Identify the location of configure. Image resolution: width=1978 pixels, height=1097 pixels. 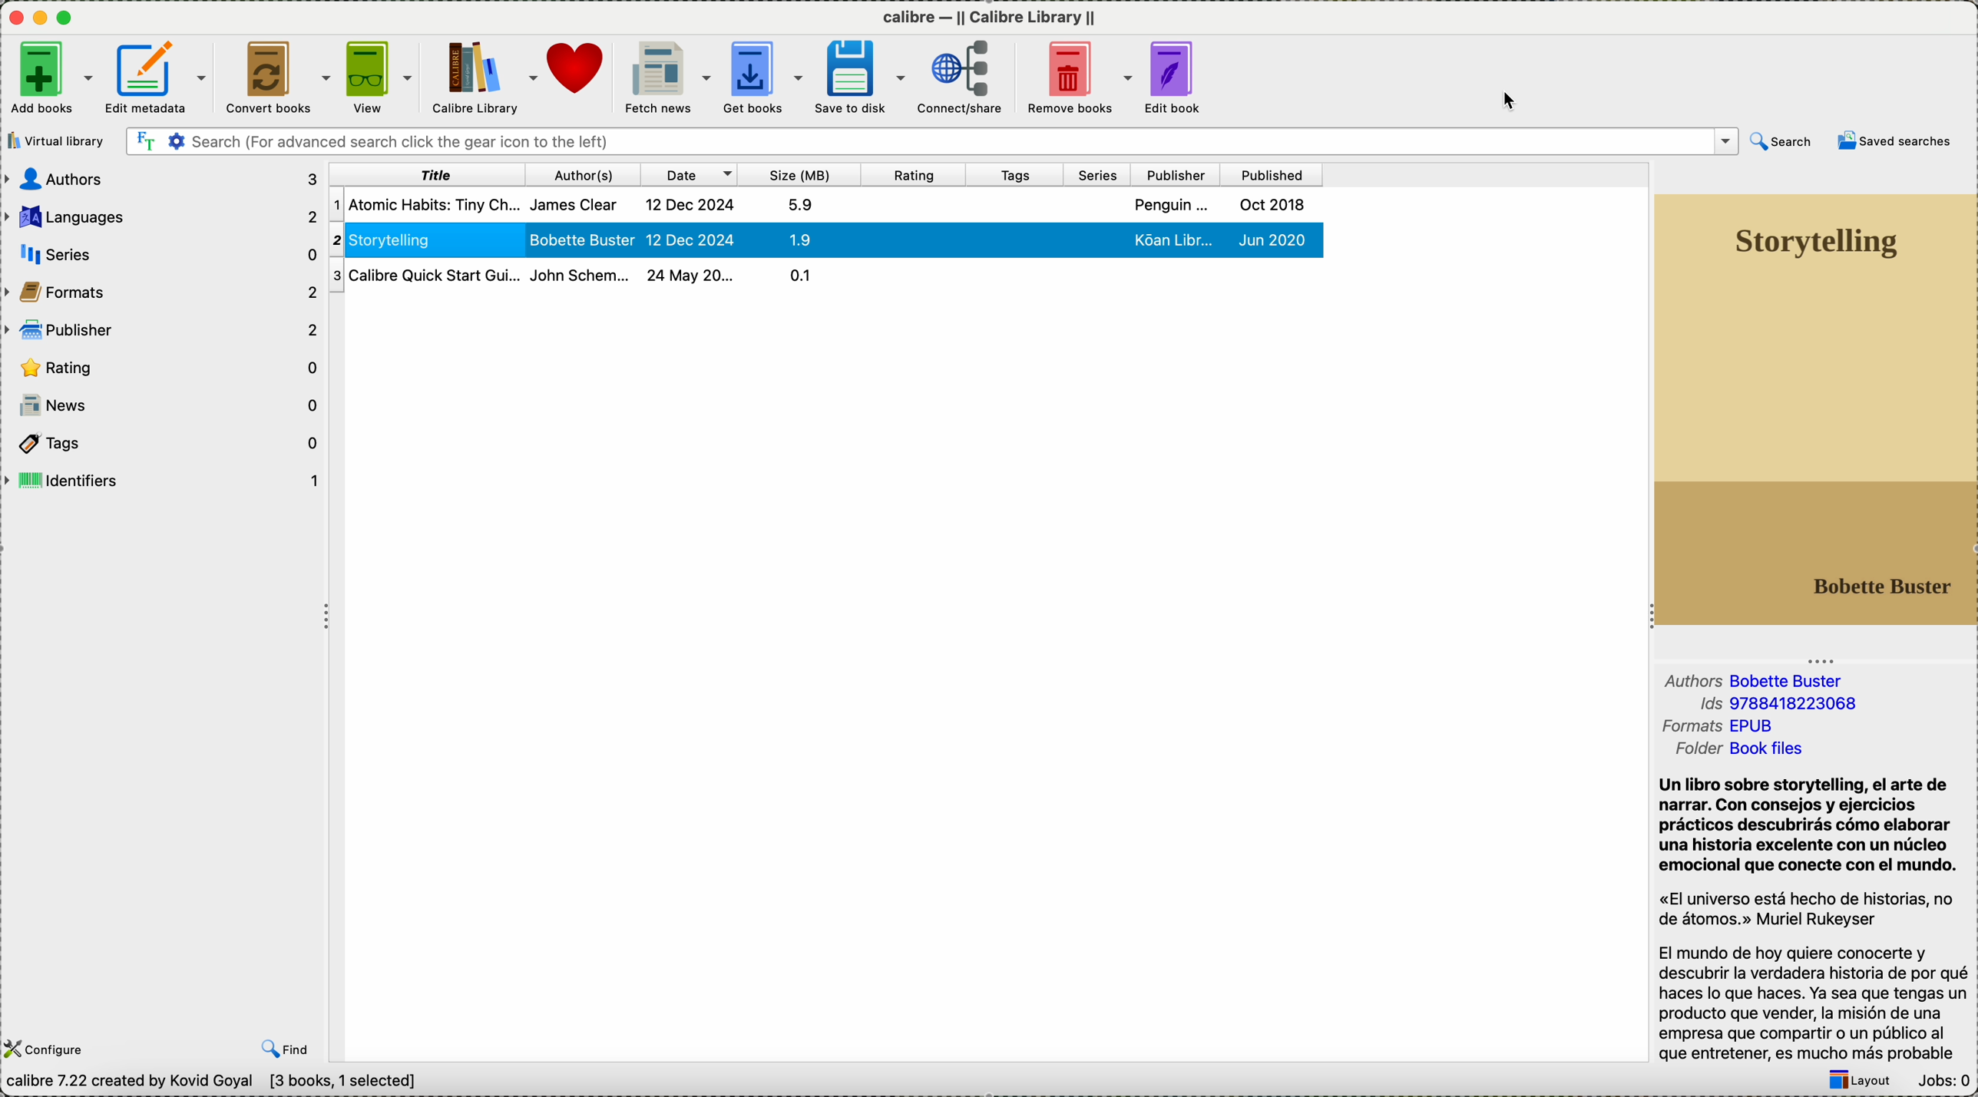
(42, 1049).